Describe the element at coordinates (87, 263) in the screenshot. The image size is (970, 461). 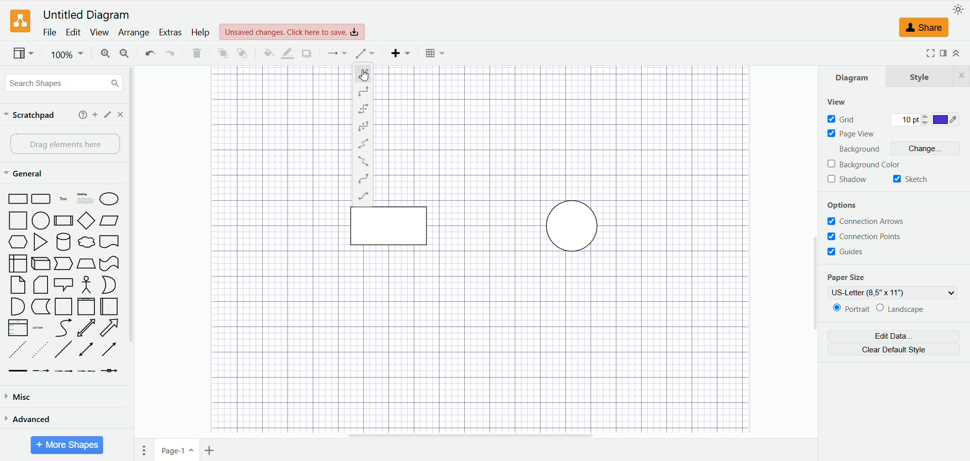
I see `Trapezoid` at that location.